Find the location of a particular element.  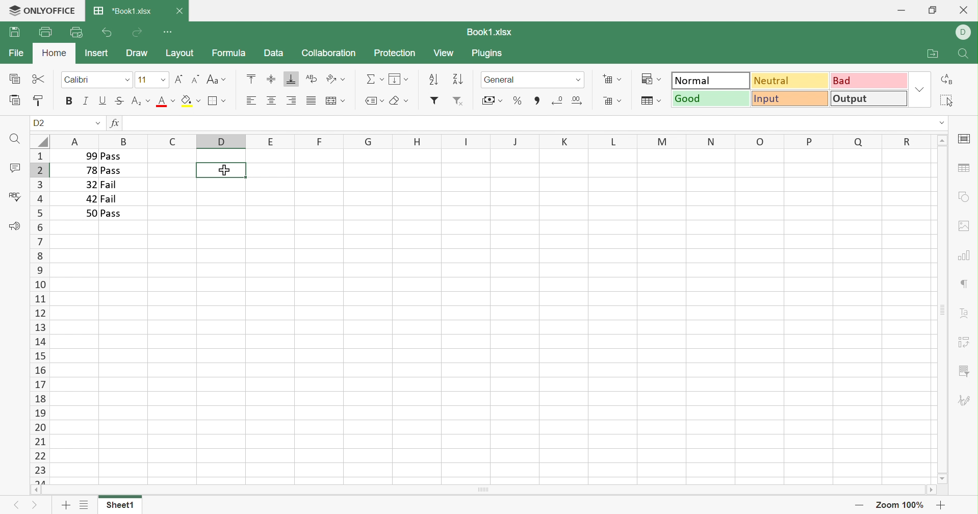

Cut is located at coordinates (39, 80).